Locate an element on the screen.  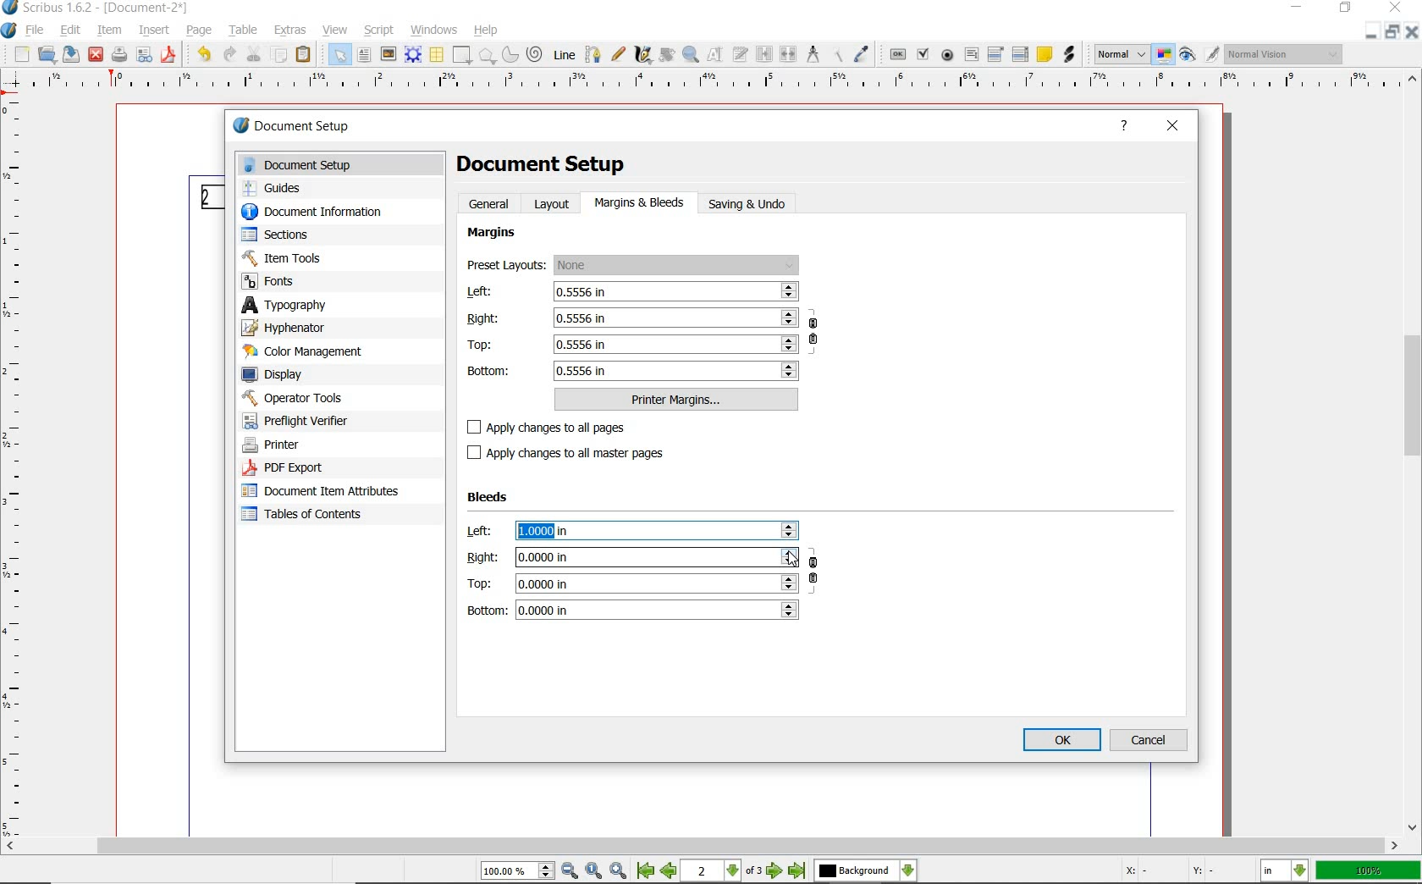
Last Page is located at coordinates (798, 871).